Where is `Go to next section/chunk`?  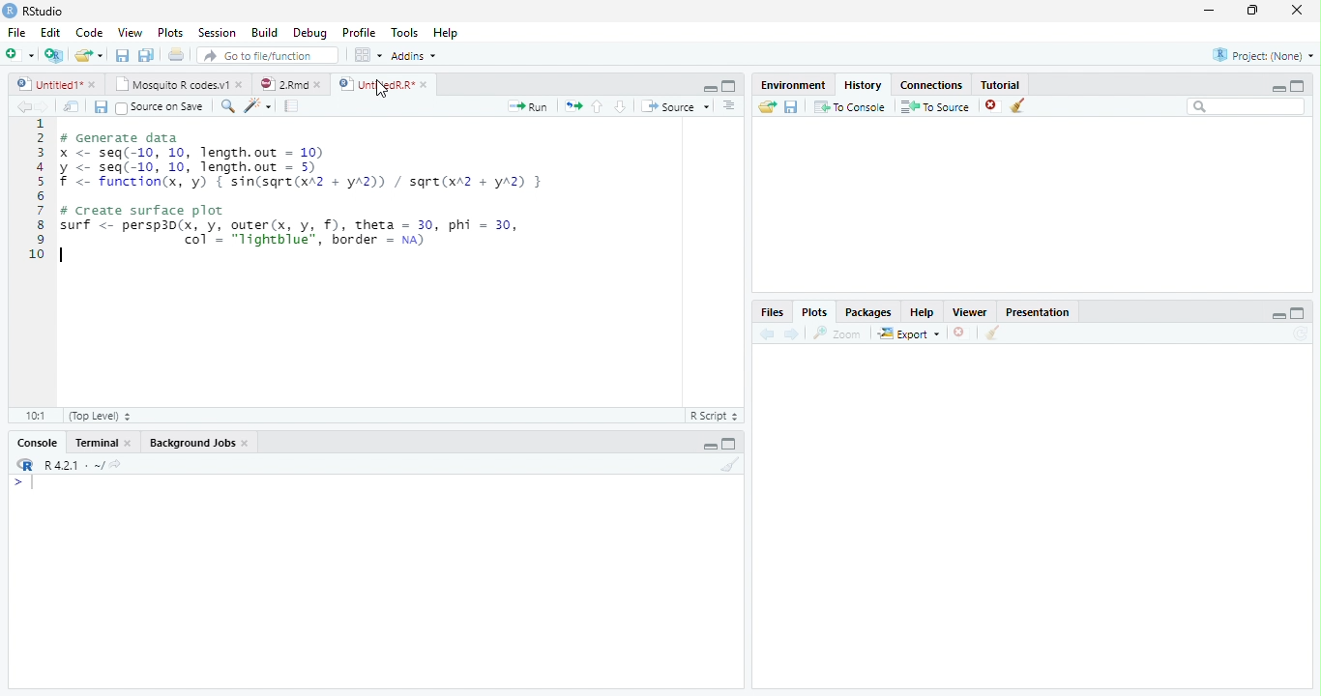
Go to next section/chunk is located at coordinates (620, 105).